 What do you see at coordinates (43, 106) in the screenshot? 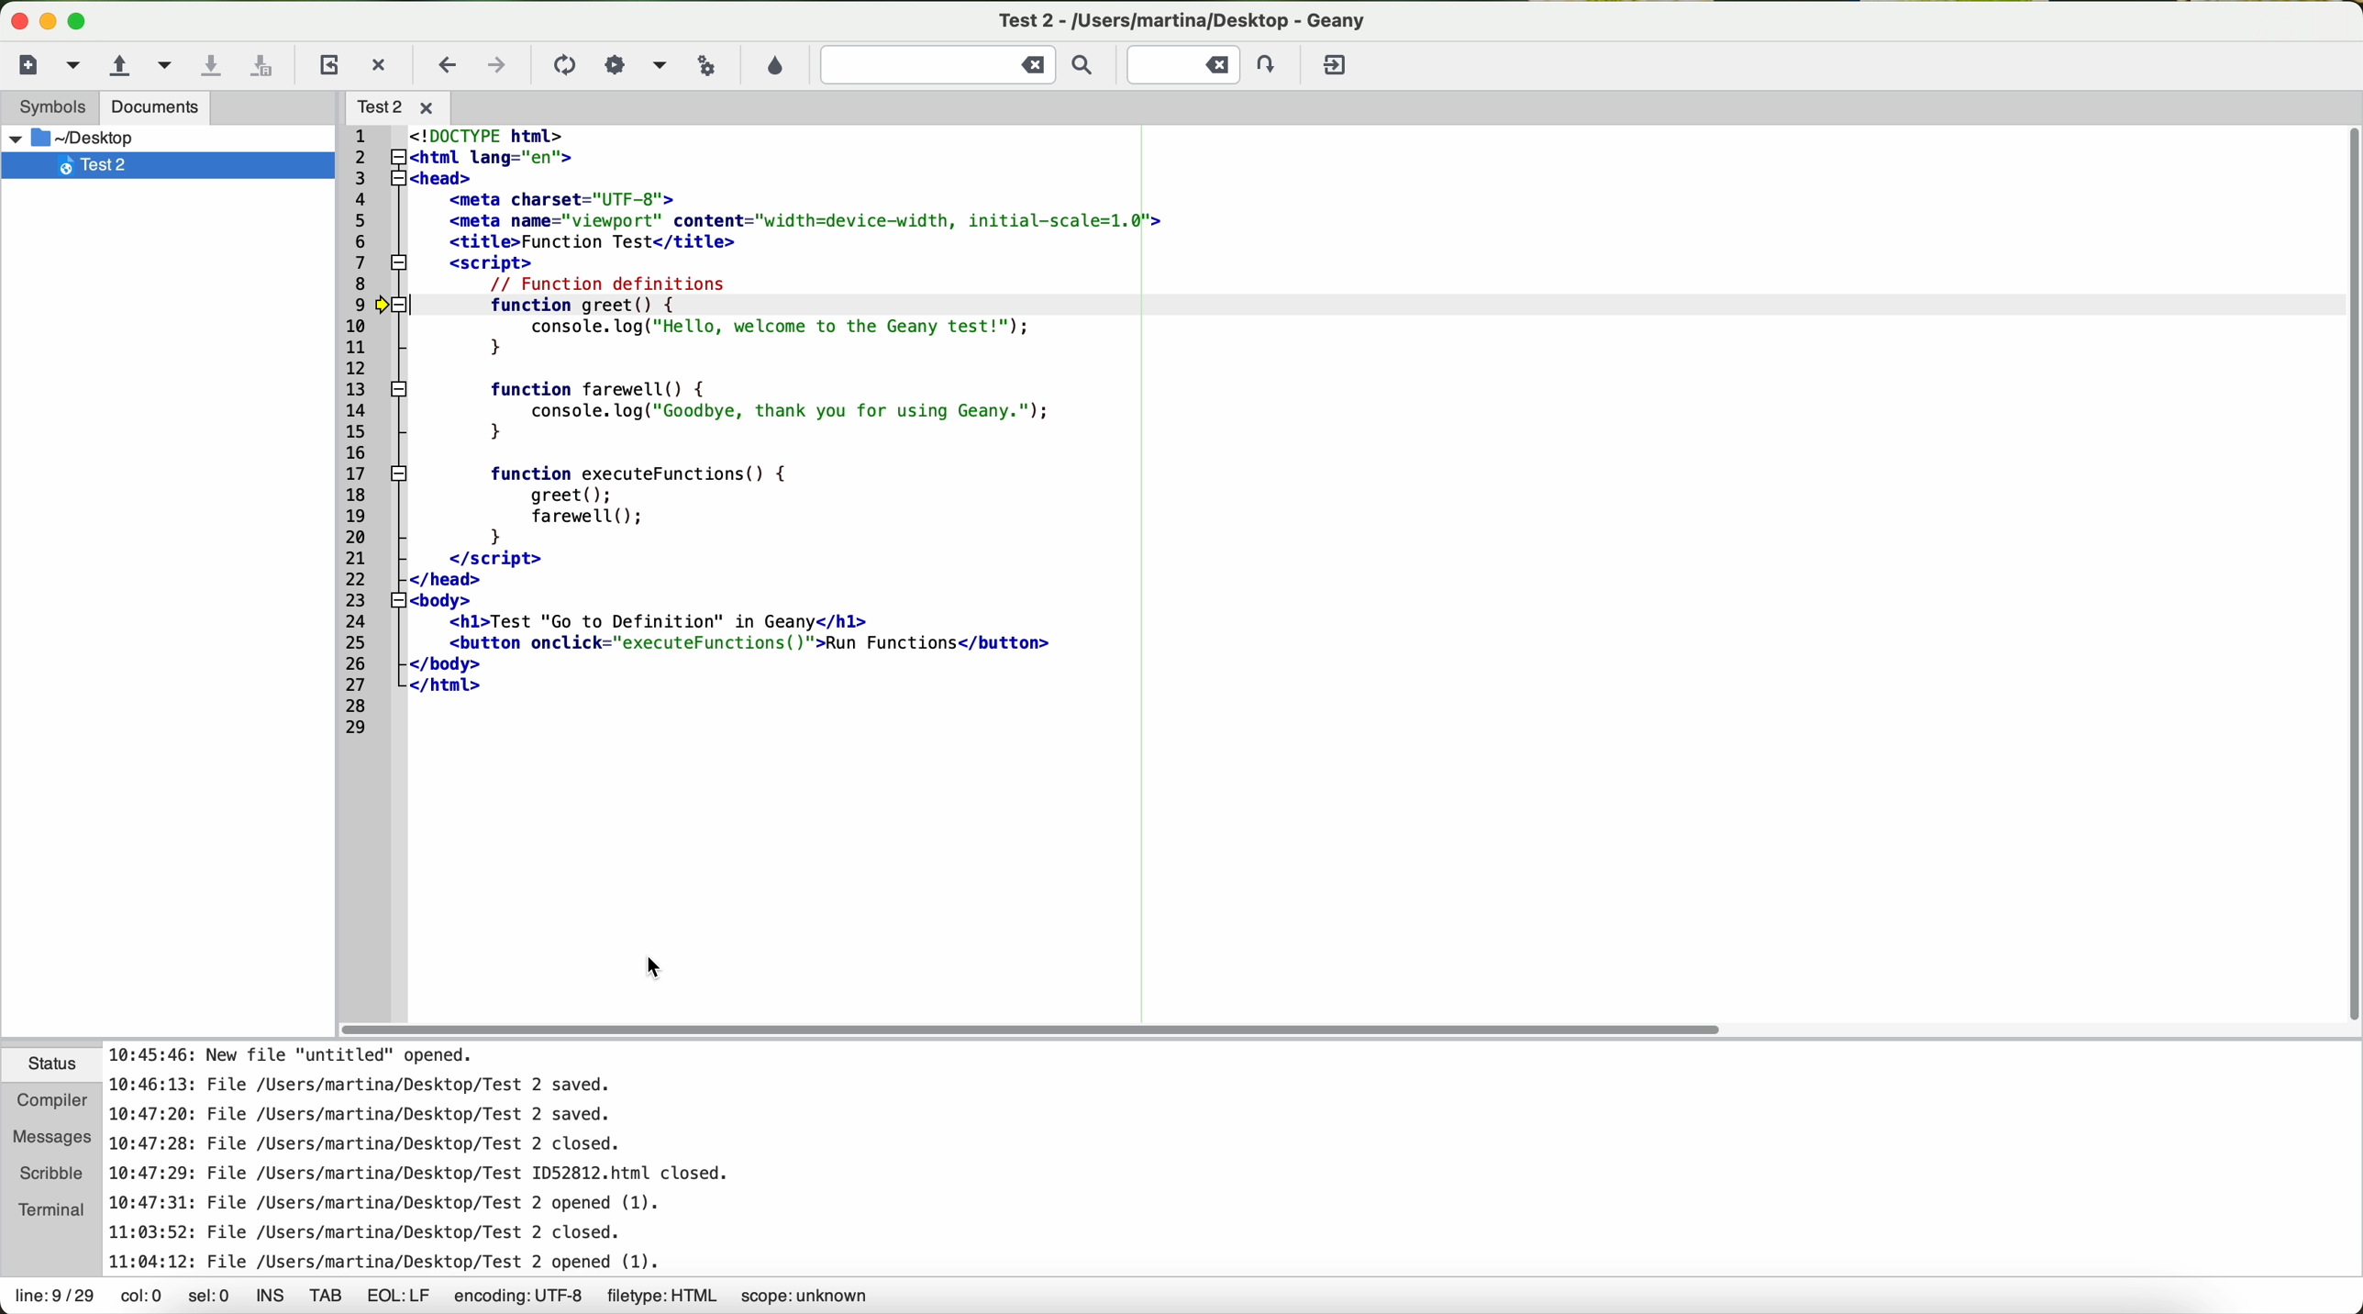
I see `symbols` at bounding box center [43, 106].